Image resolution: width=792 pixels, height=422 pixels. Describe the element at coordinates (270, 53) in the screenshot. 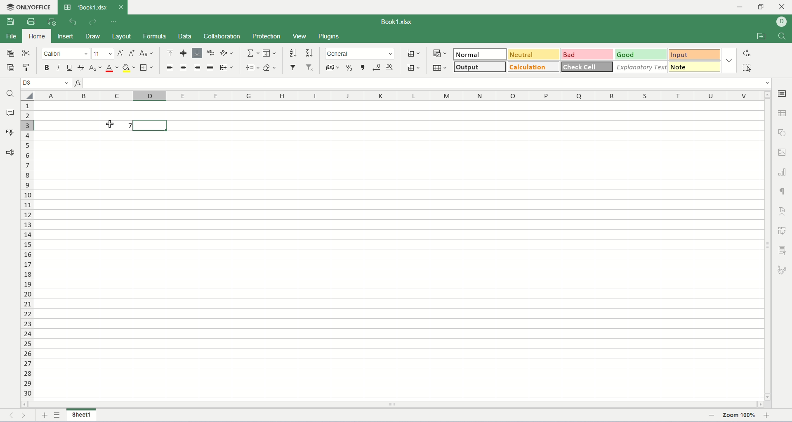

I see `fill` at that location.